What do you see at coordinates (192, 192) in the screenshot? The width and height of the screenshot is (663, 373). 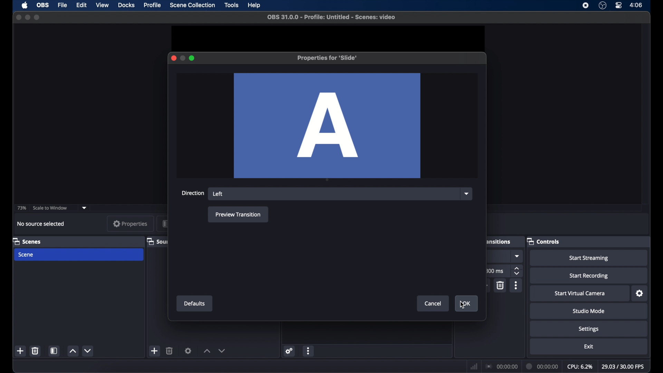 I see `direction` at bounding box center [192, 192].